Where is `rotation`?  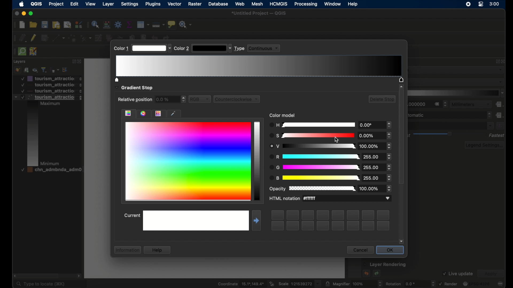 rotation is located at coordinates (410, 283).